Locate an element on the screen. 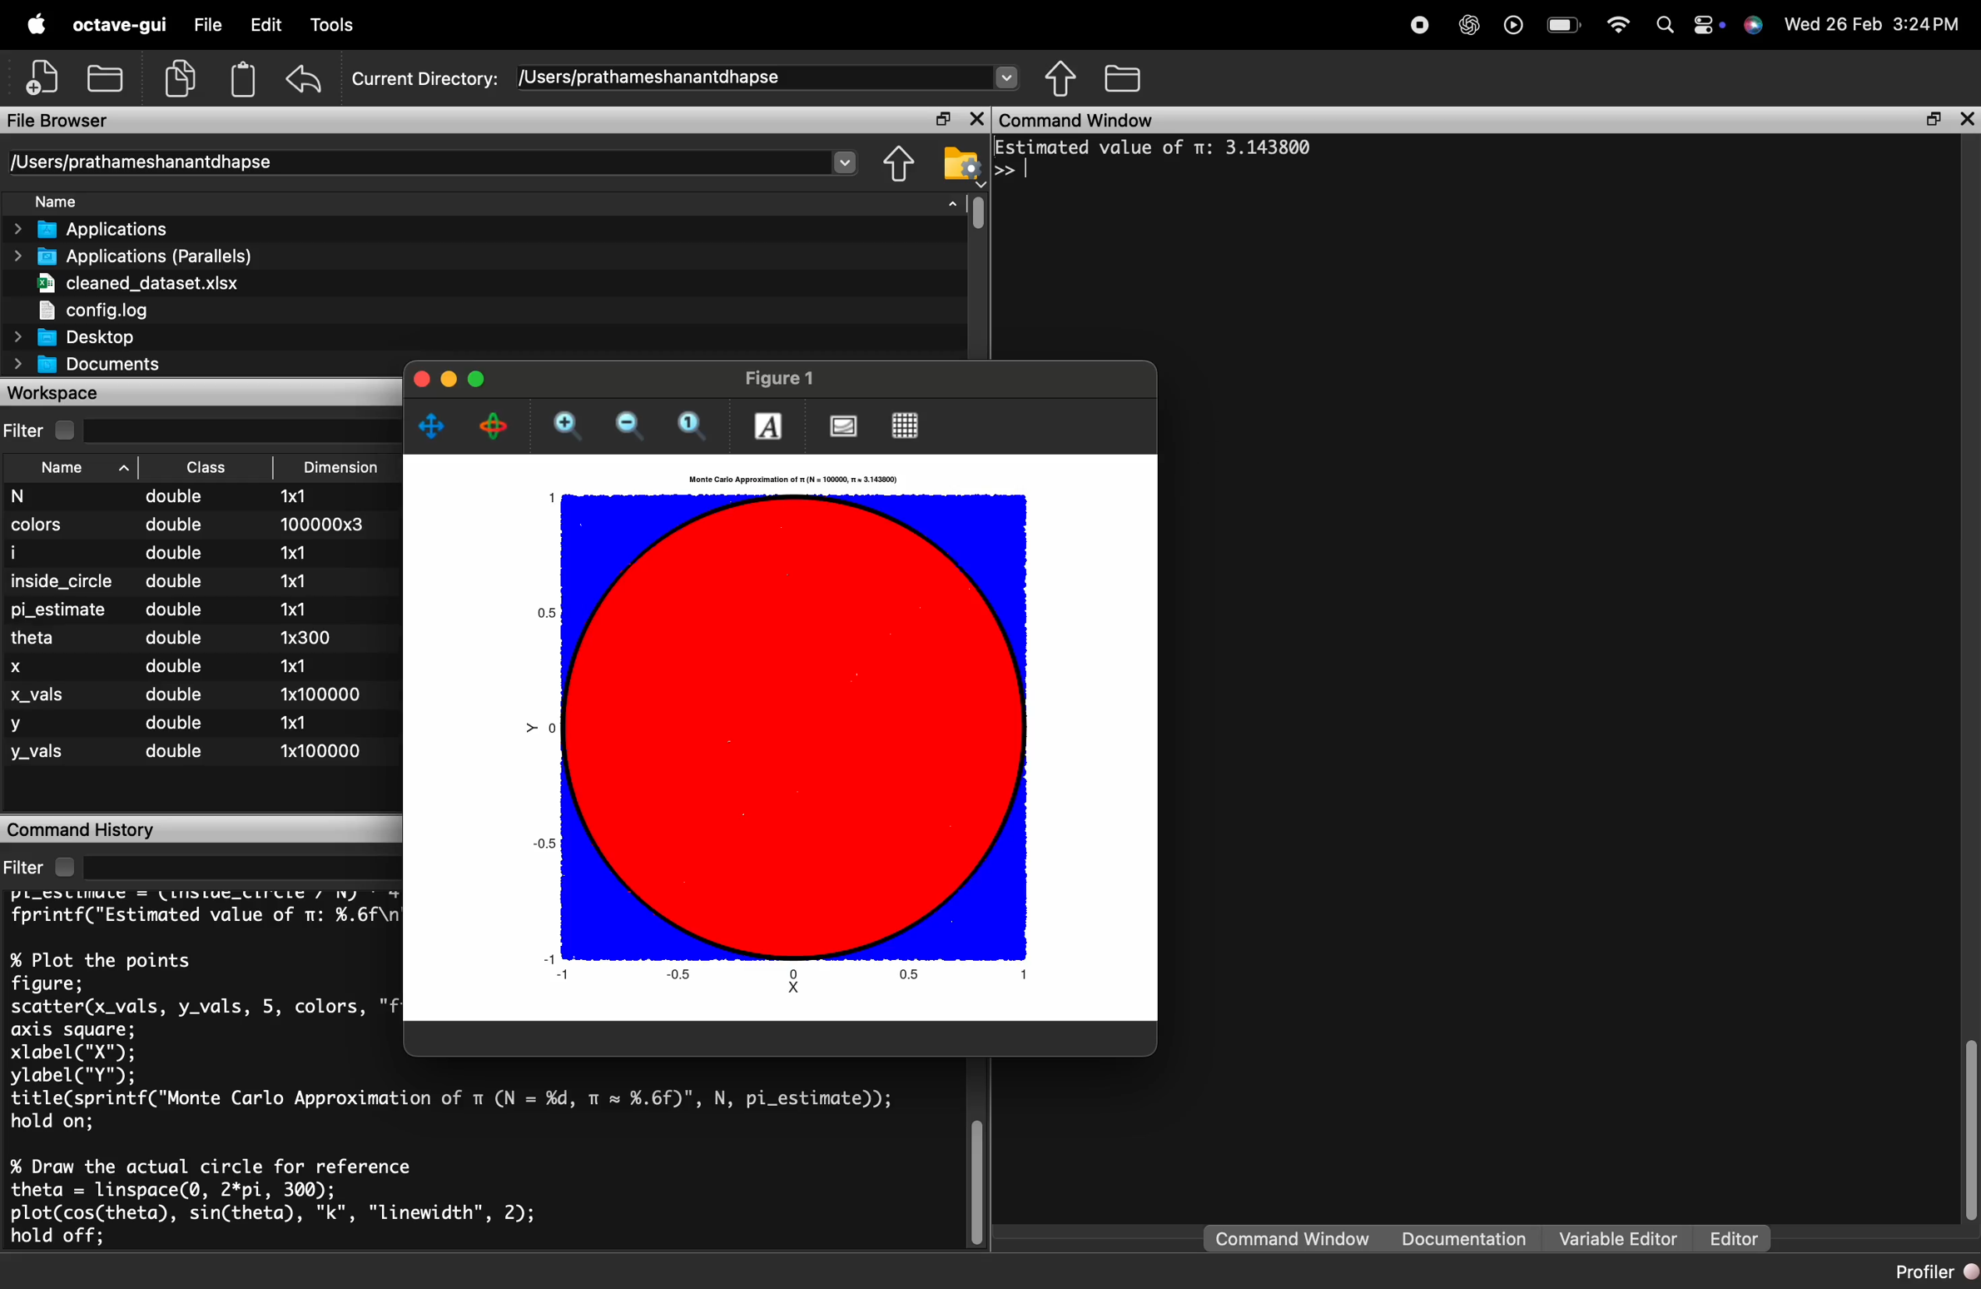 The width and height of the screenshot is (1981, 1289). Users/prathameshanantdhapse is located at coordinates (436, 160).